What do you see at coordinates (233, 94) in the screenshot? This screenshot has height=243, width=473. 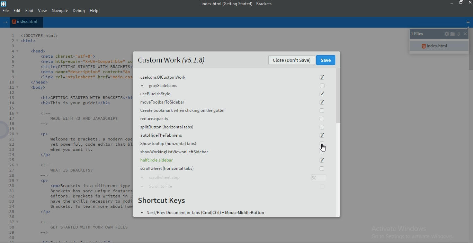 I see `useBlueish Style` at bounding box center [233, 94].